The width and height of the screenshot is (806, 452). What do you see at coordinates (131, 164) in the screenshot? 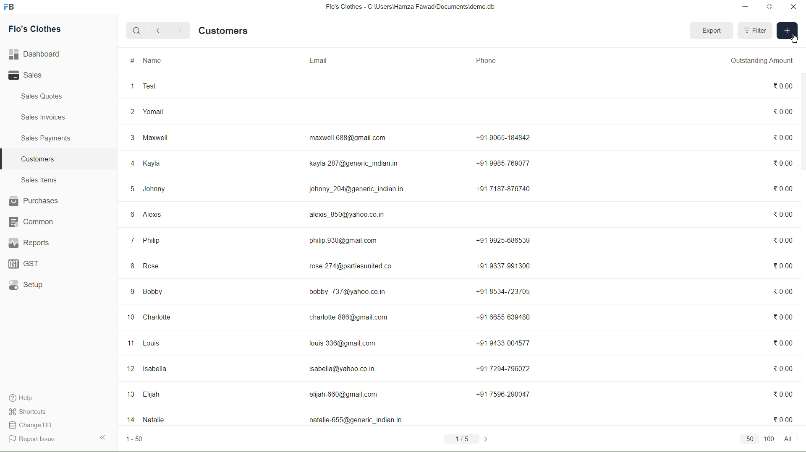
I see `4` at bounding box center [131, 164].